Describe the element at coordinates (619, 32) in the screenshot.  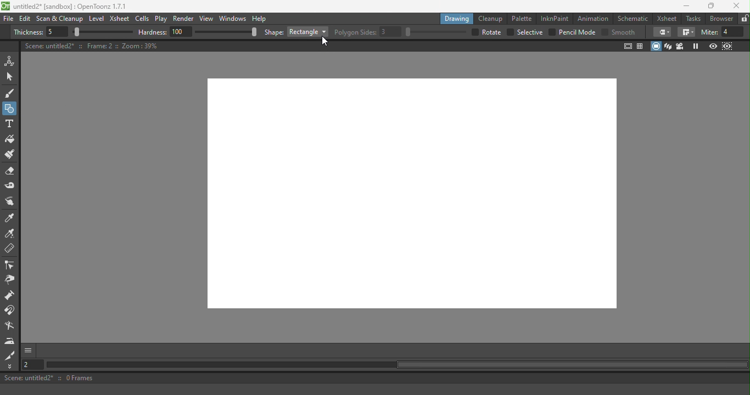
I see `Smooth` at that location.